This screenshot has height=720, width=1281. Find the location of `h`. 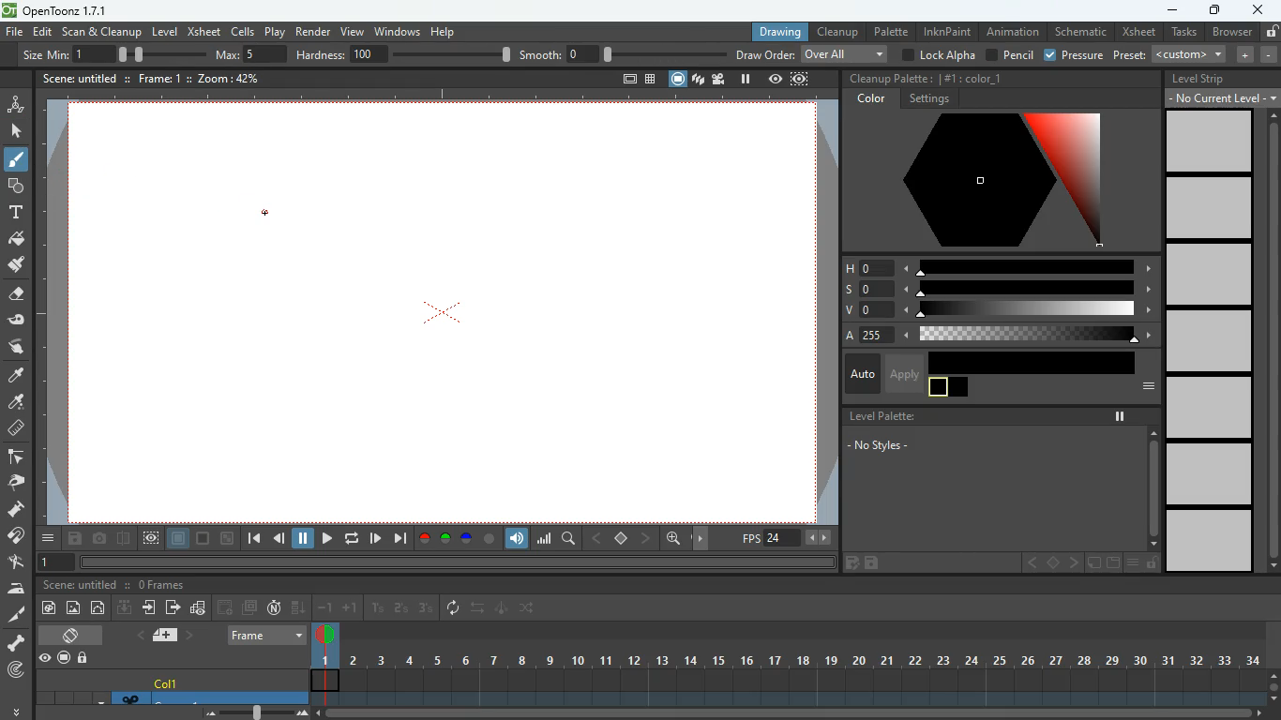

h is located at coordinates (999, 266).